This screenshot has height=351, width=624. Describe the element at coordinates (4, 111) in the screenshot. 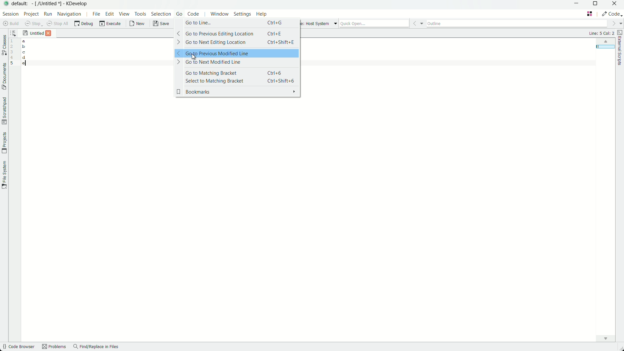

I see `scratchpad` at that location.